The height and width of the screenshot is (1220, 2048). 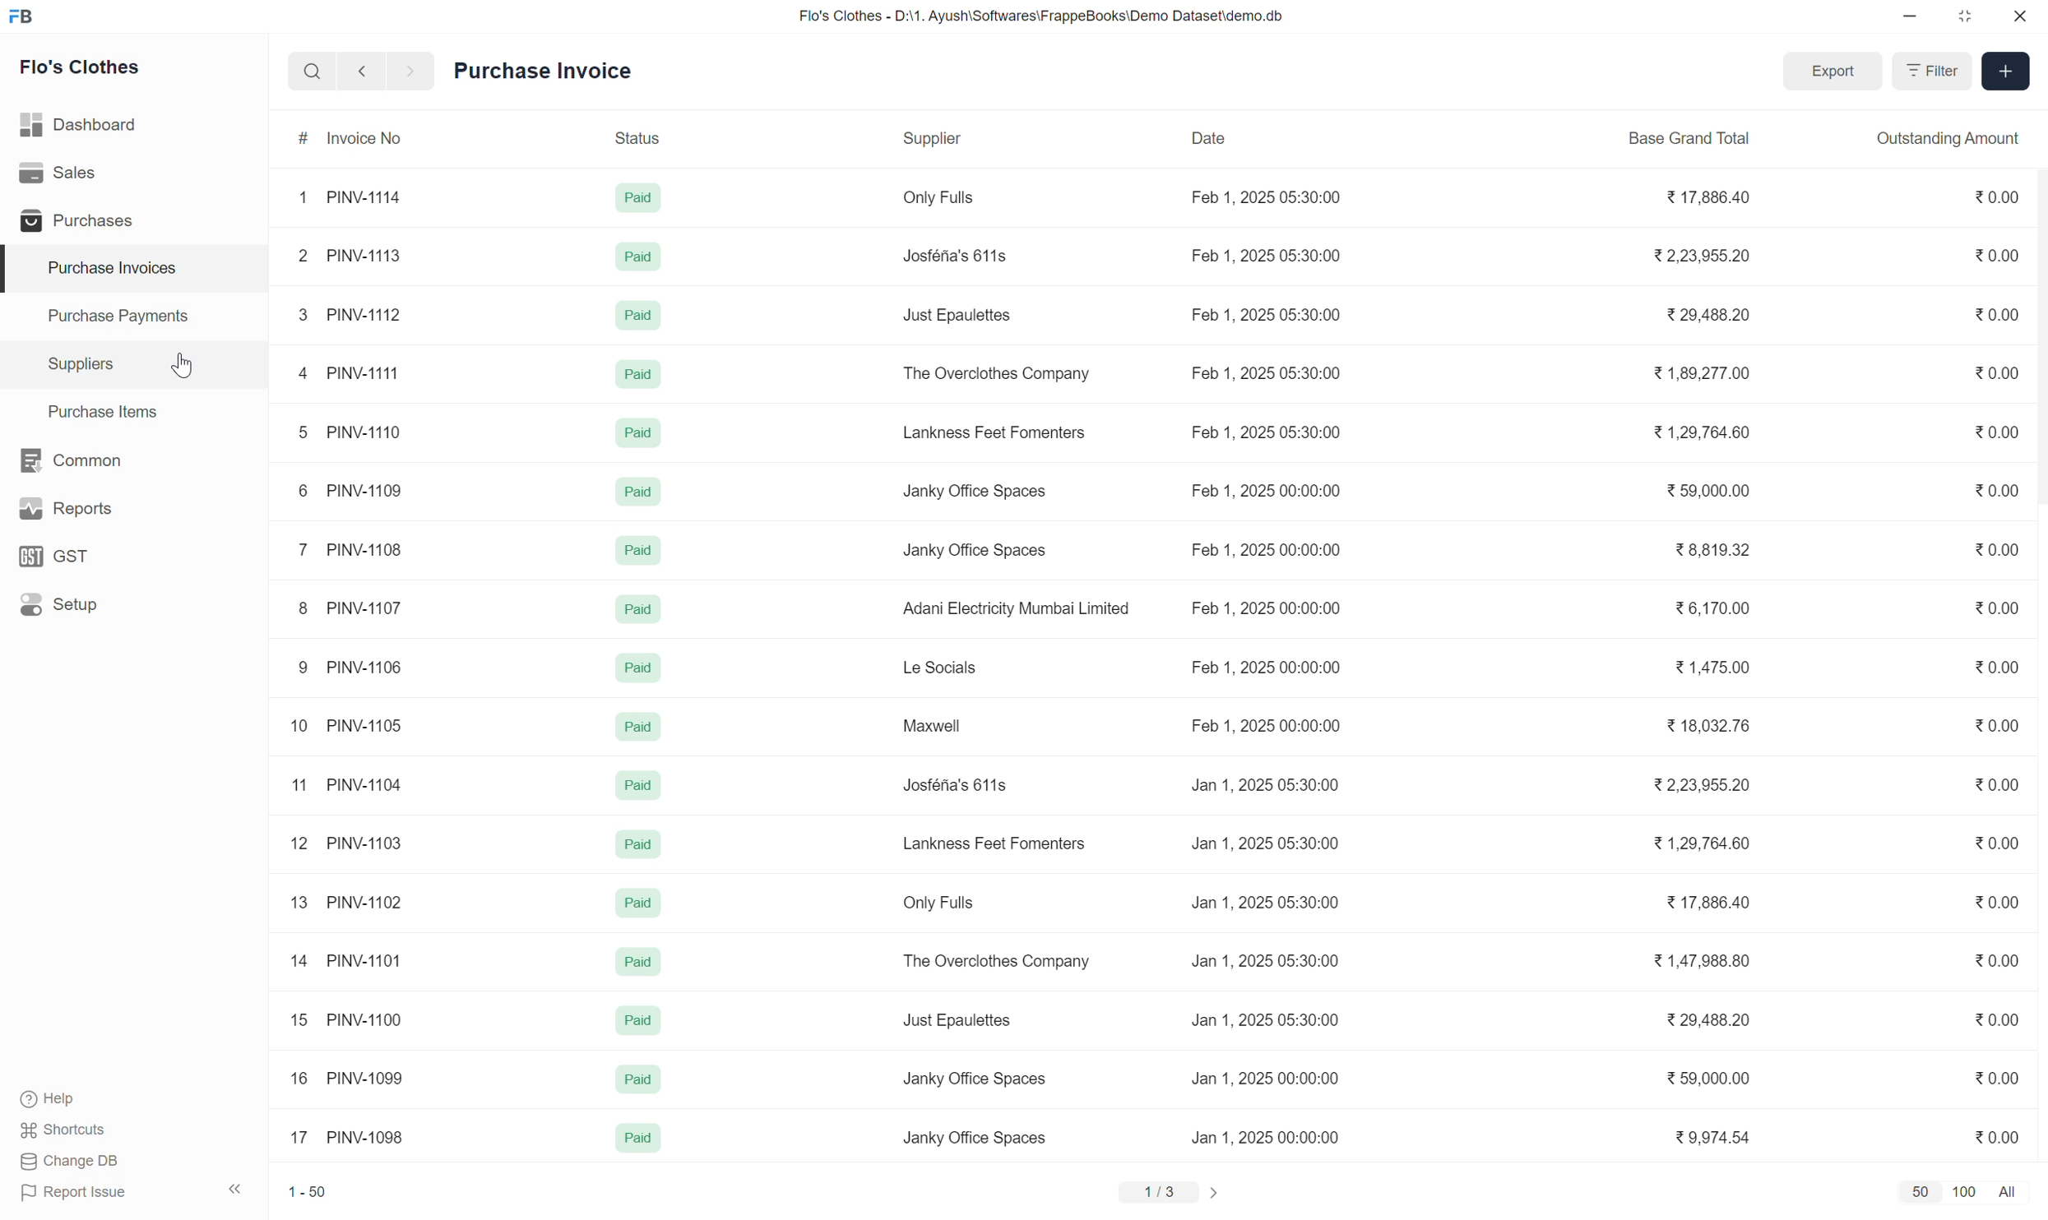 I want to click on Paid, so click(x=637, y=315).